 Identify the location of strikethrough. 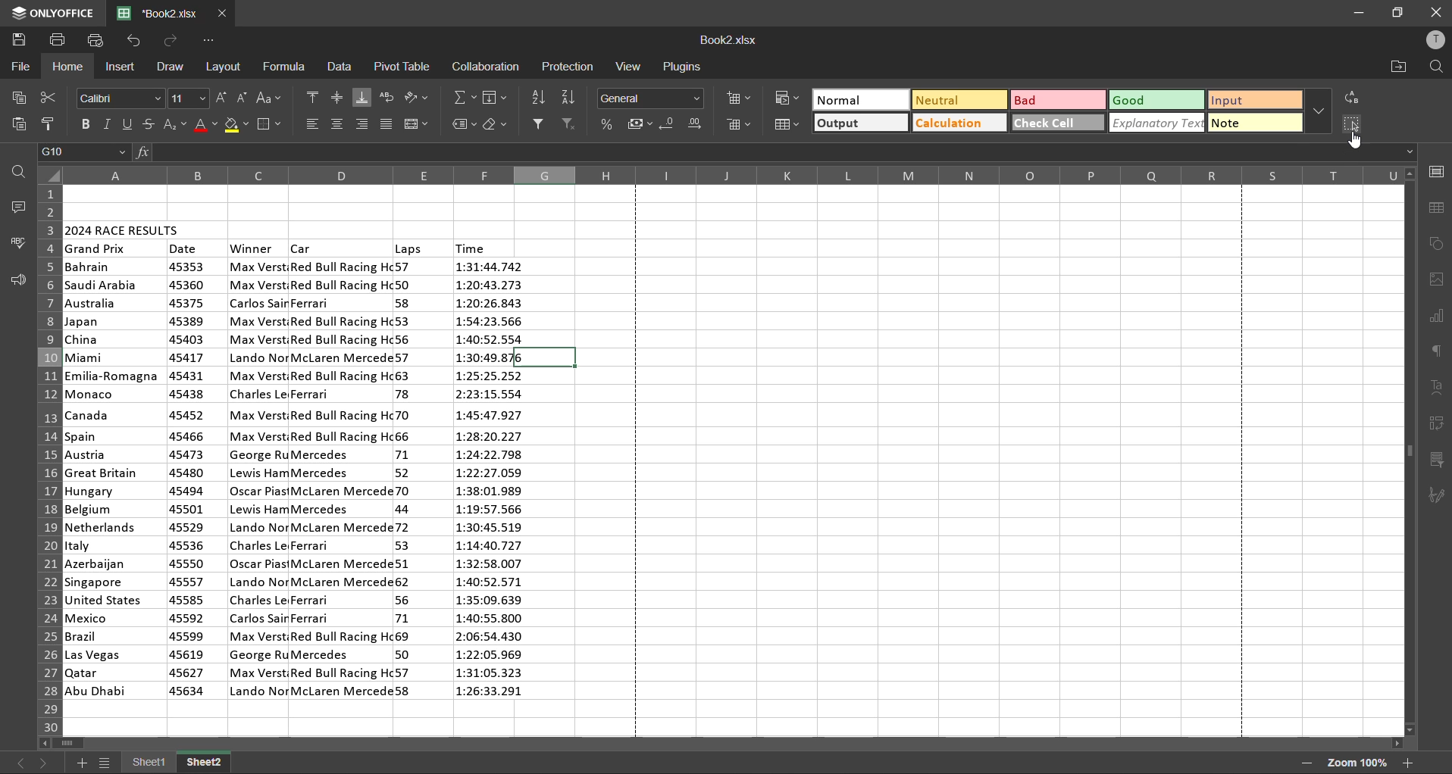
(152, 128).